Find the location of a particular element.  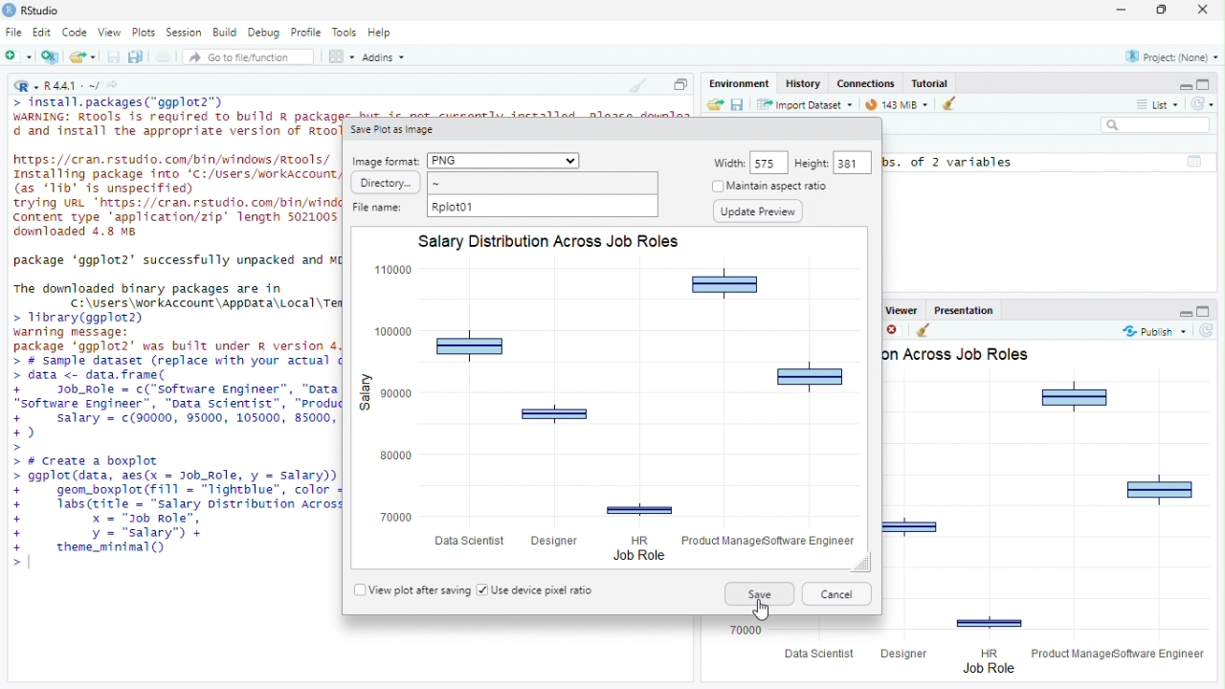

Image format is located at coordinates (465, 161).